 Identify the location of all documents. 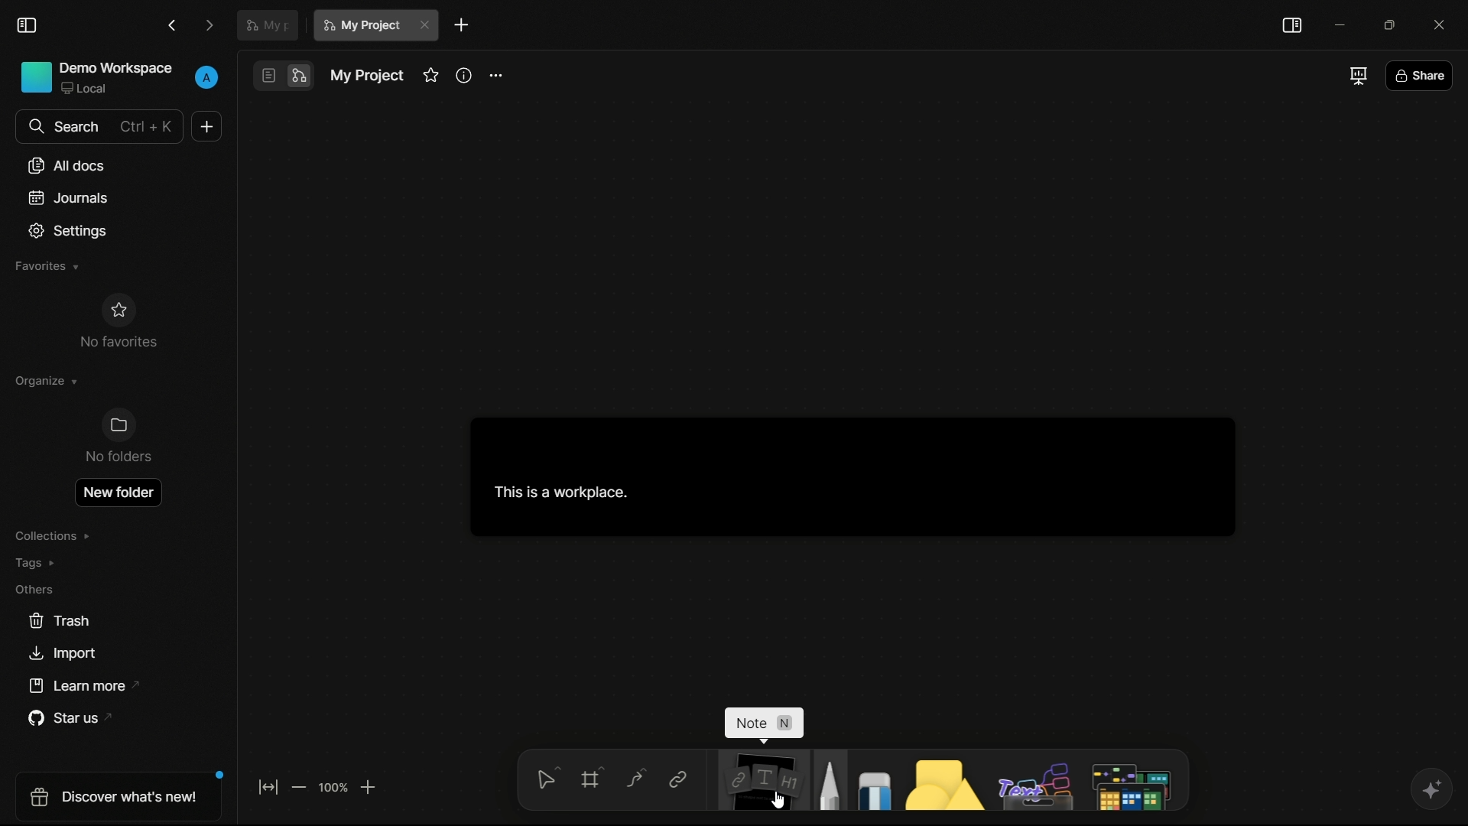
(67, 165).